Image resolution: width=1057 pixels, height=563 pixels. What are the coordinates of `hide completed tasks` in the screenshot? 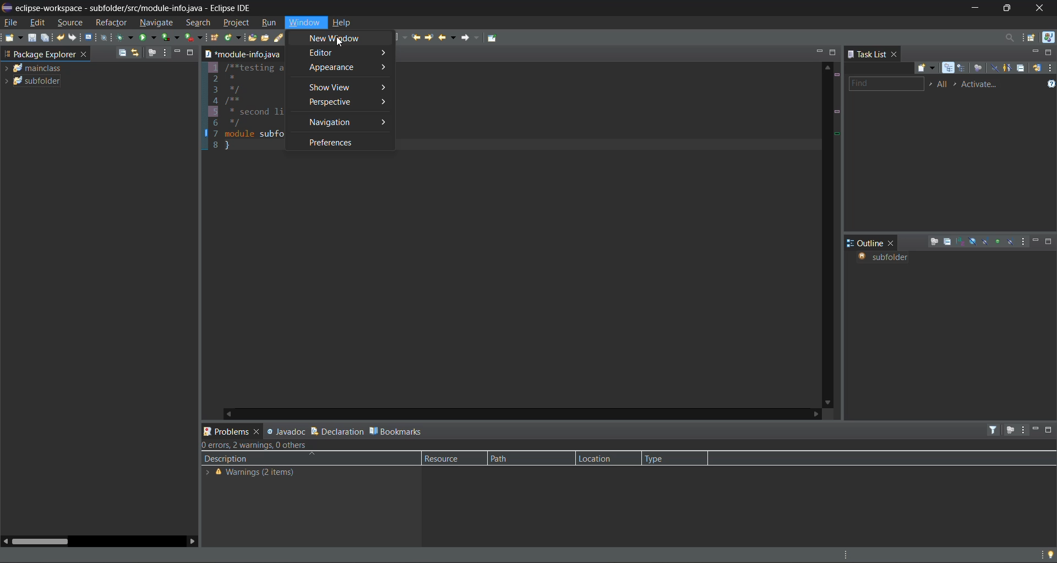 It's located at (995, 68).